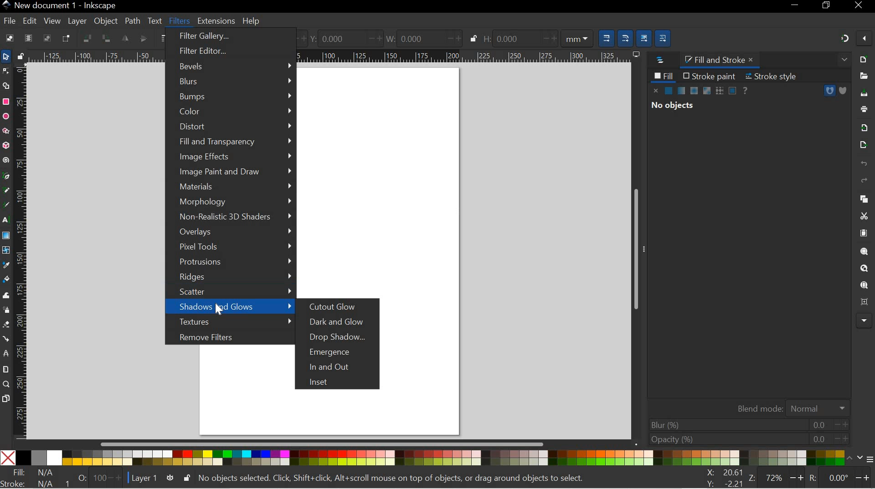  I want to click on Cursor, so click(219, 312).